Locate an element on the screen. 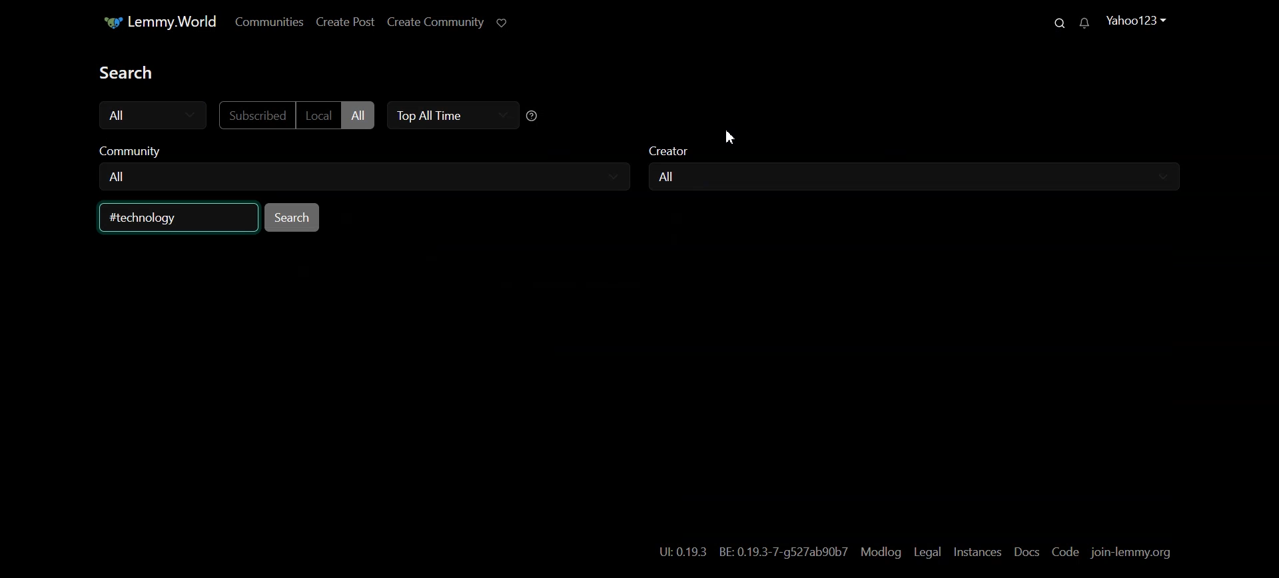  All is located at coordinates (671, 176).